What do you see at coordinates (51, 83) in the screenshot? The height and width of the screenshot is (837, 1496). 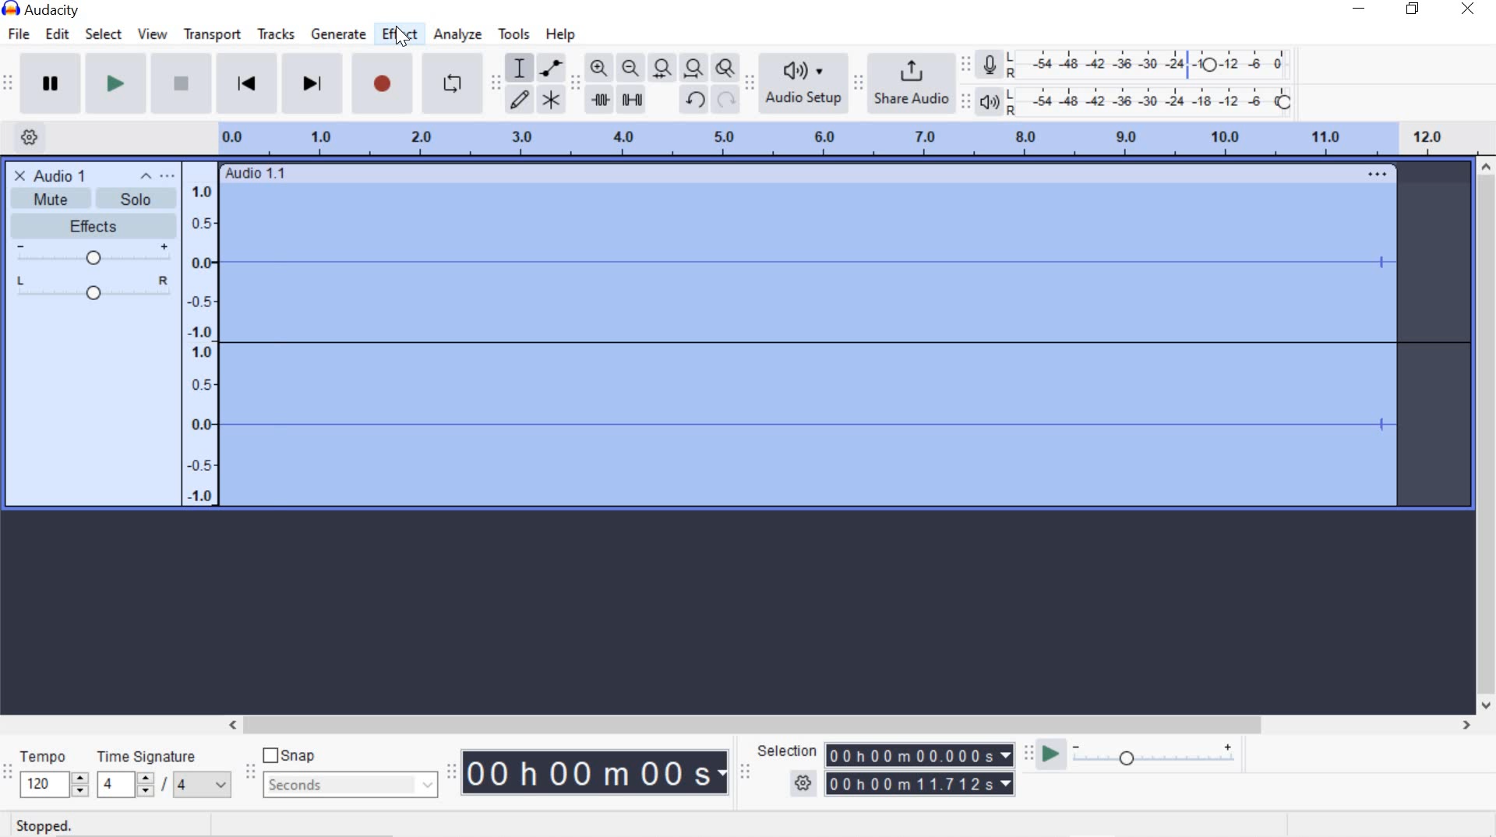 I see `Pause` at bounding box center [51, 83].